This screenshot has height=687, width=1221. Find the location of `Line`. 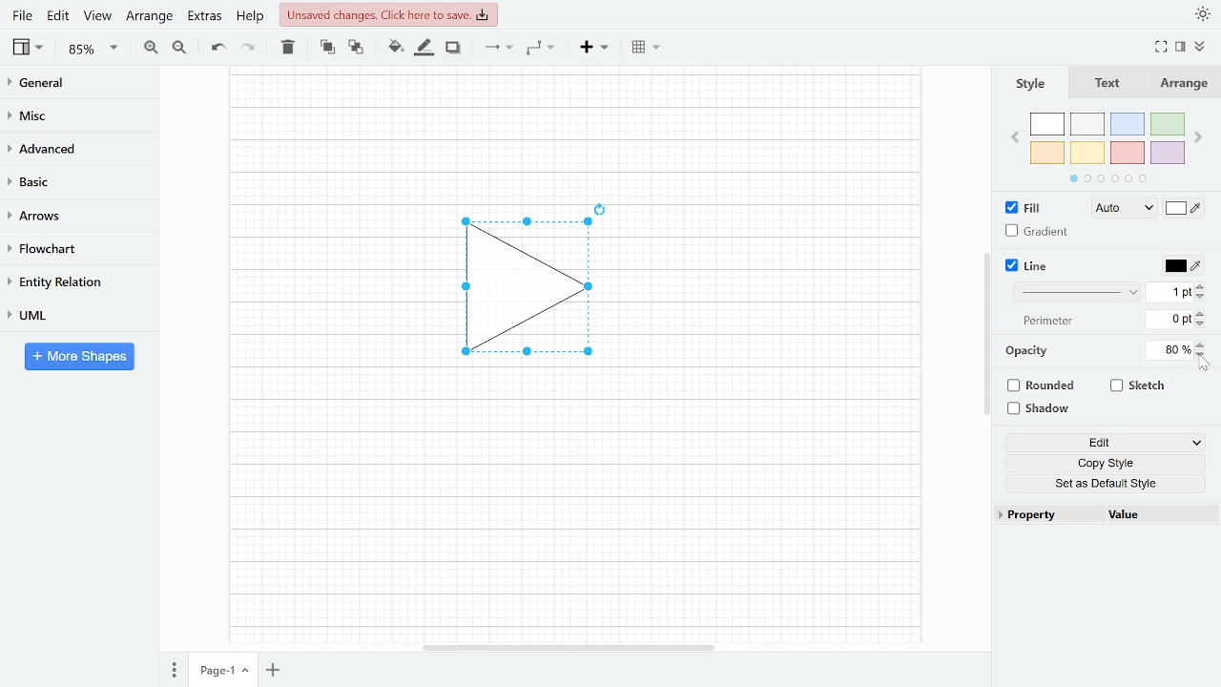

Line is located at coordinates (1028, 266).